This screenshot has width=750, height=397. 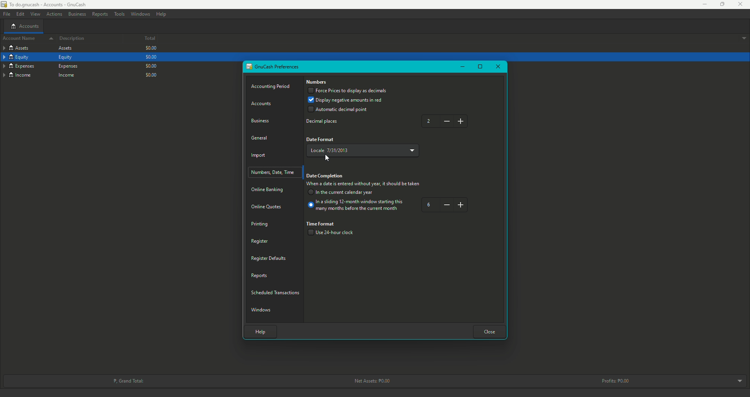 What do you see at coordinates (263, 104) in the screenshot?
I see `Accounts` at bounding box center [263, 104].